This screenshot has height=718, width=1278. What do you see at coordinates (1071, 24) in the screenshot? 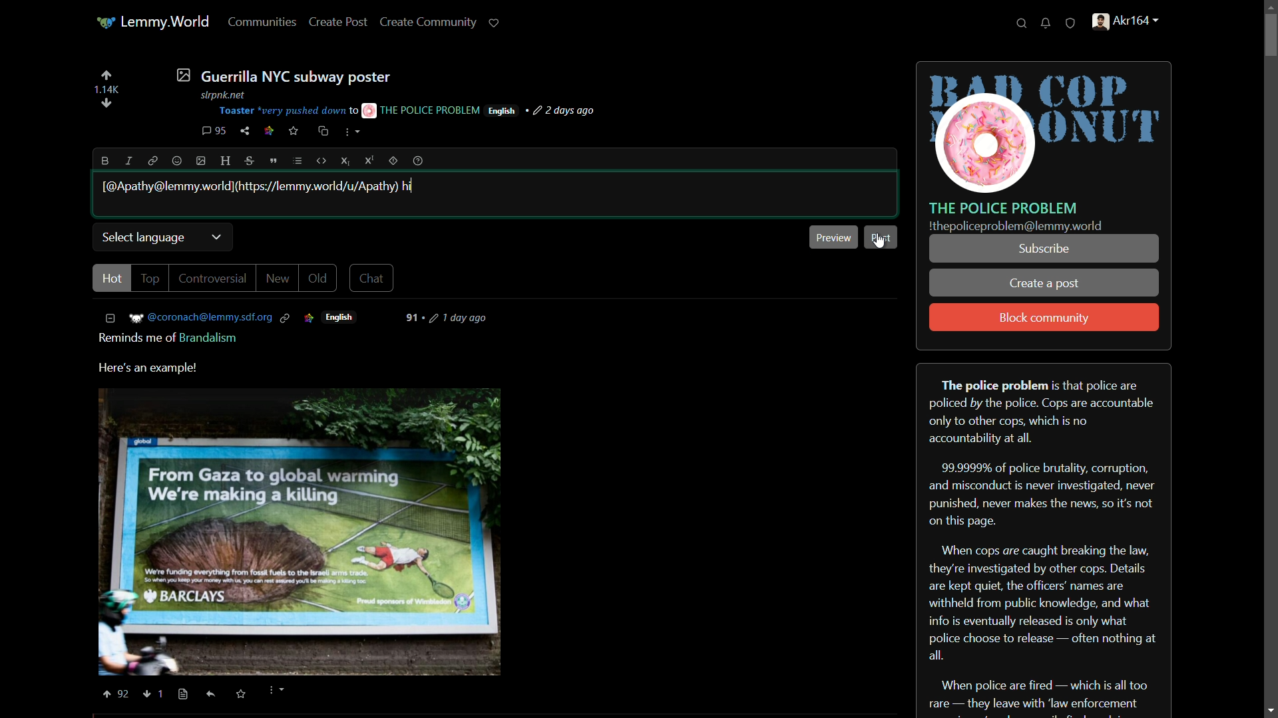
I see `unread reports` at bounding box center [1071, 24].